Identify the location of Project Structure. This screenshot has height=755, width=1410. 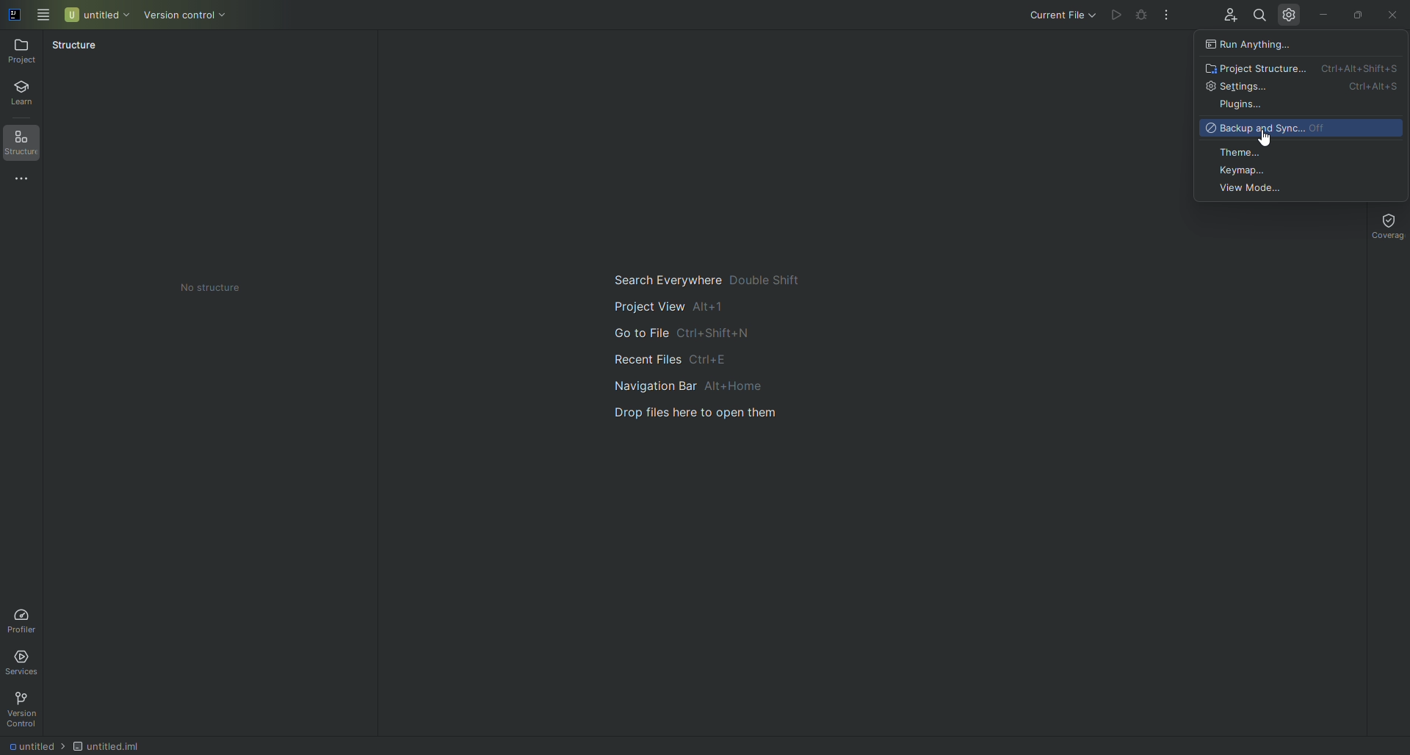
(1303, 68).